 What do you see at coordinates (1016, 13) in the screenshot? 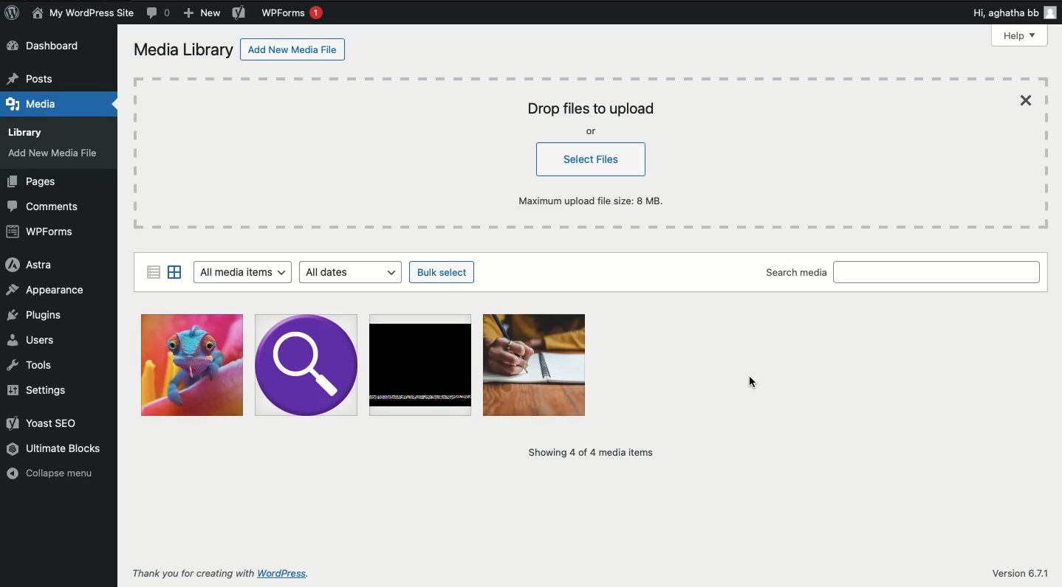
I see `Hi users` at bounding box center [1016, 13].